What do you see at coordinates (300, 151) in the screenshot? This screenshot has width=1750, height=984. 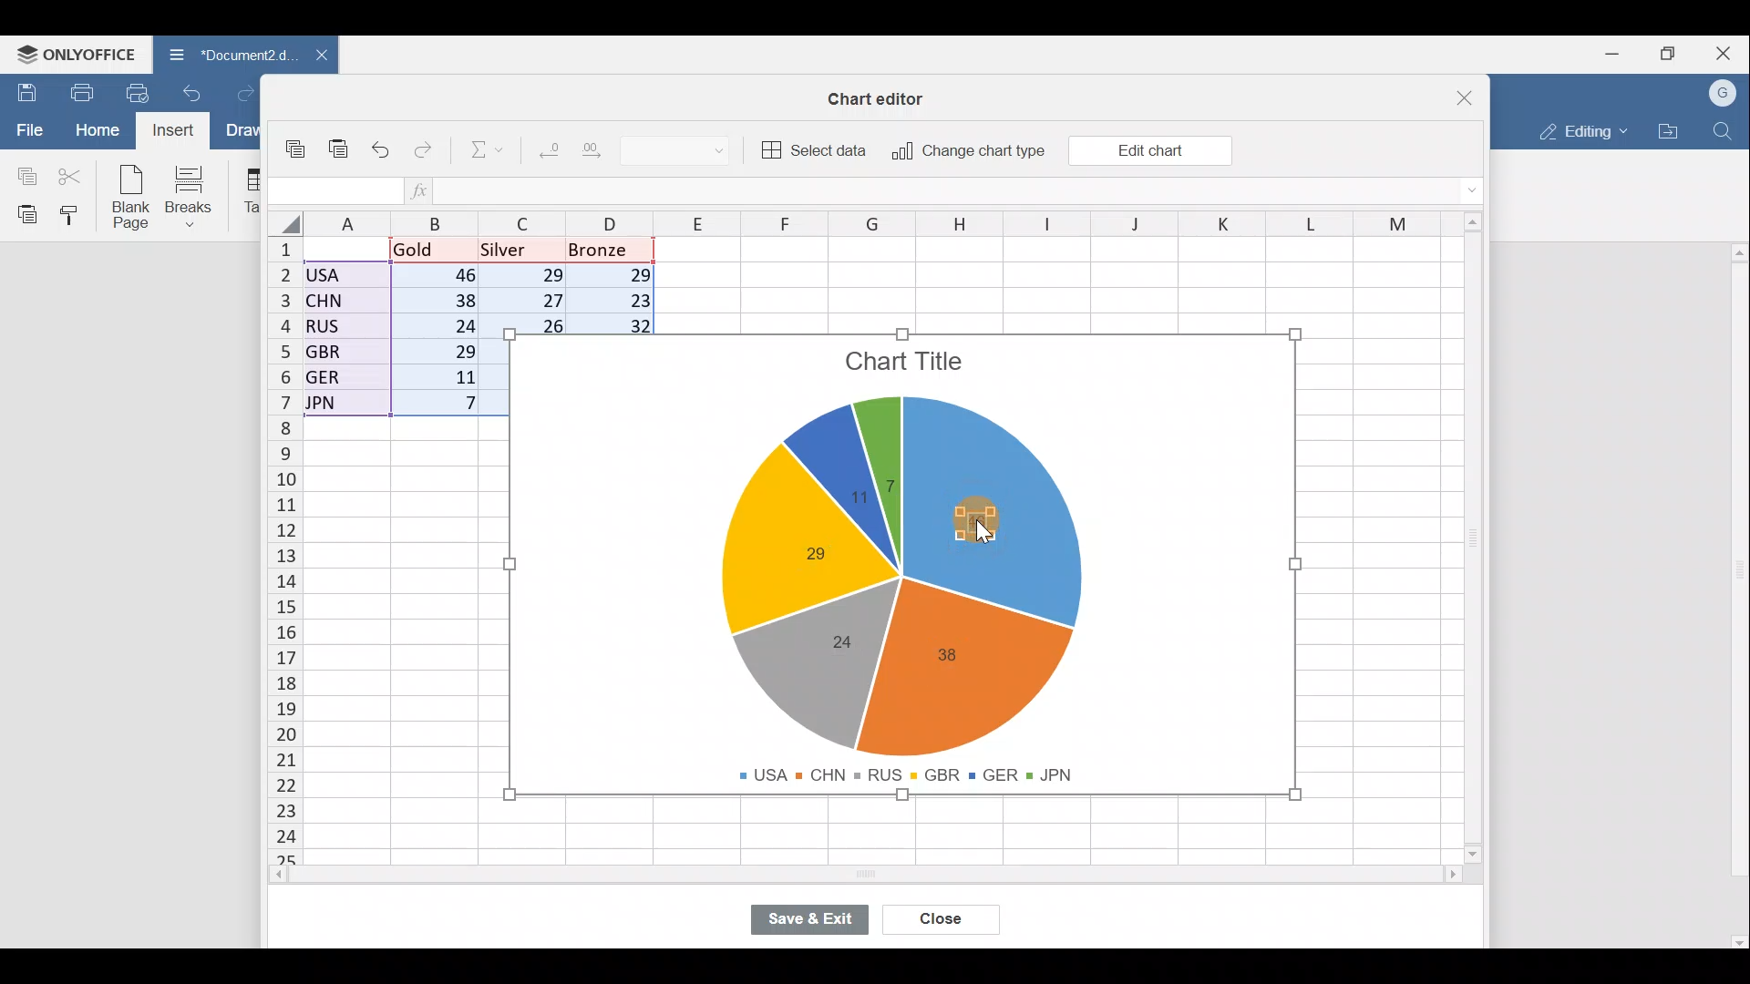 I see `Copy` at bounding box center [300, 151].